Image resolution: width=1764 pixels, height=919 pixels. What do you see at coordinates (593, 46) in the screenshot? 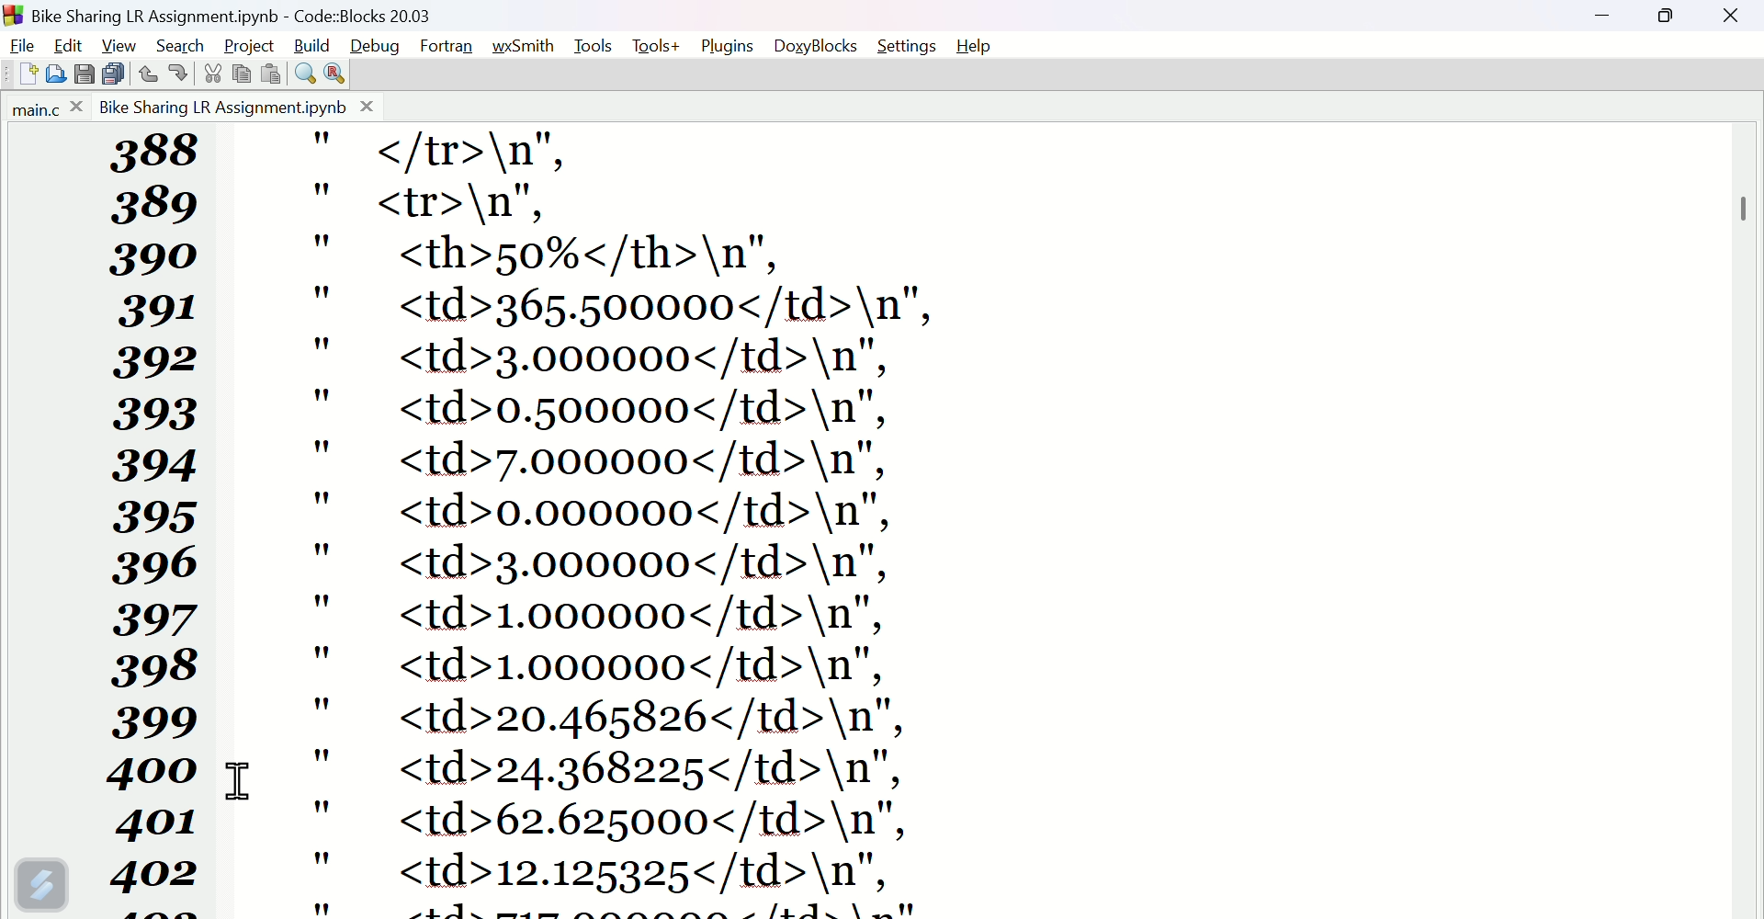
I see `Tools` at bounding box center [593, 46].